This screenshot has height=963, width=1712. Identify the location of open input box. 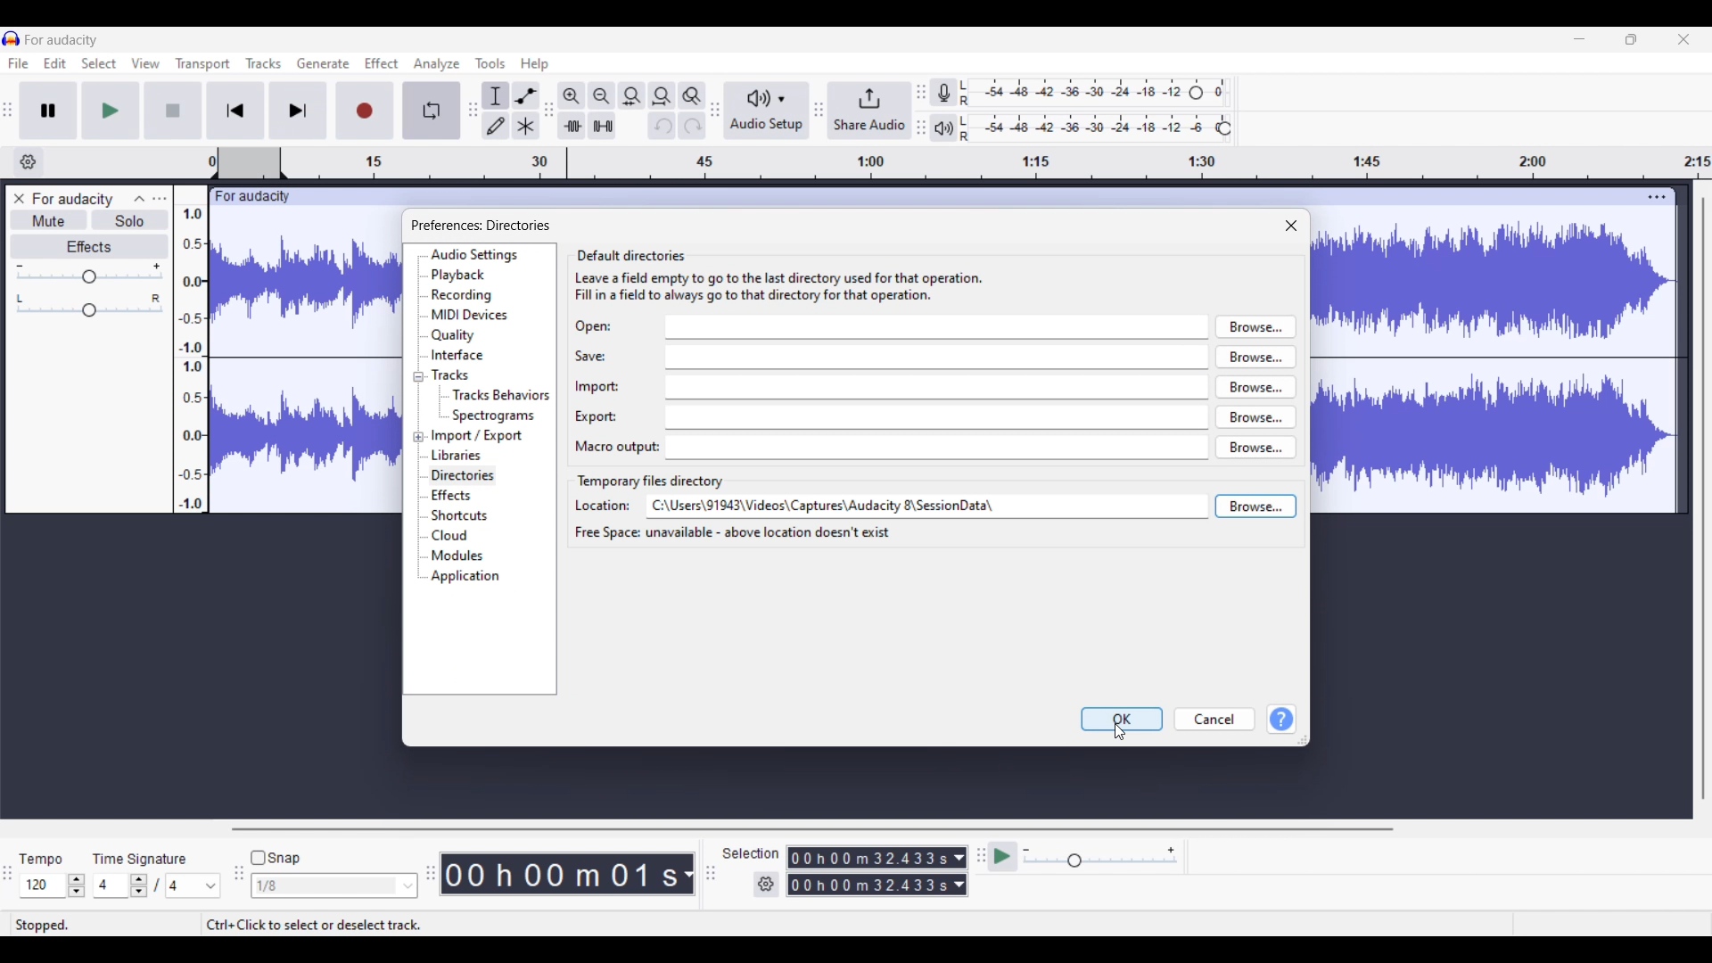
(938, 327).